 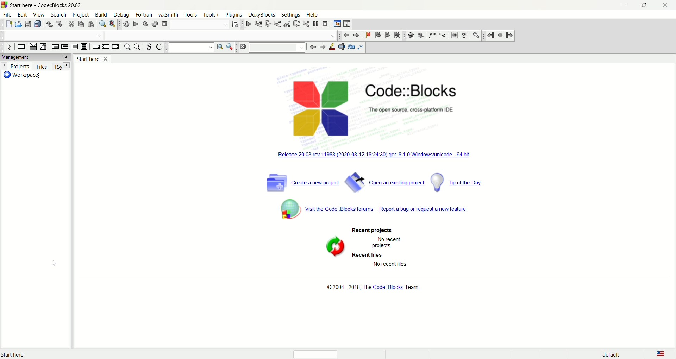 I want to click on jump forward, so click(x=509, y=35).